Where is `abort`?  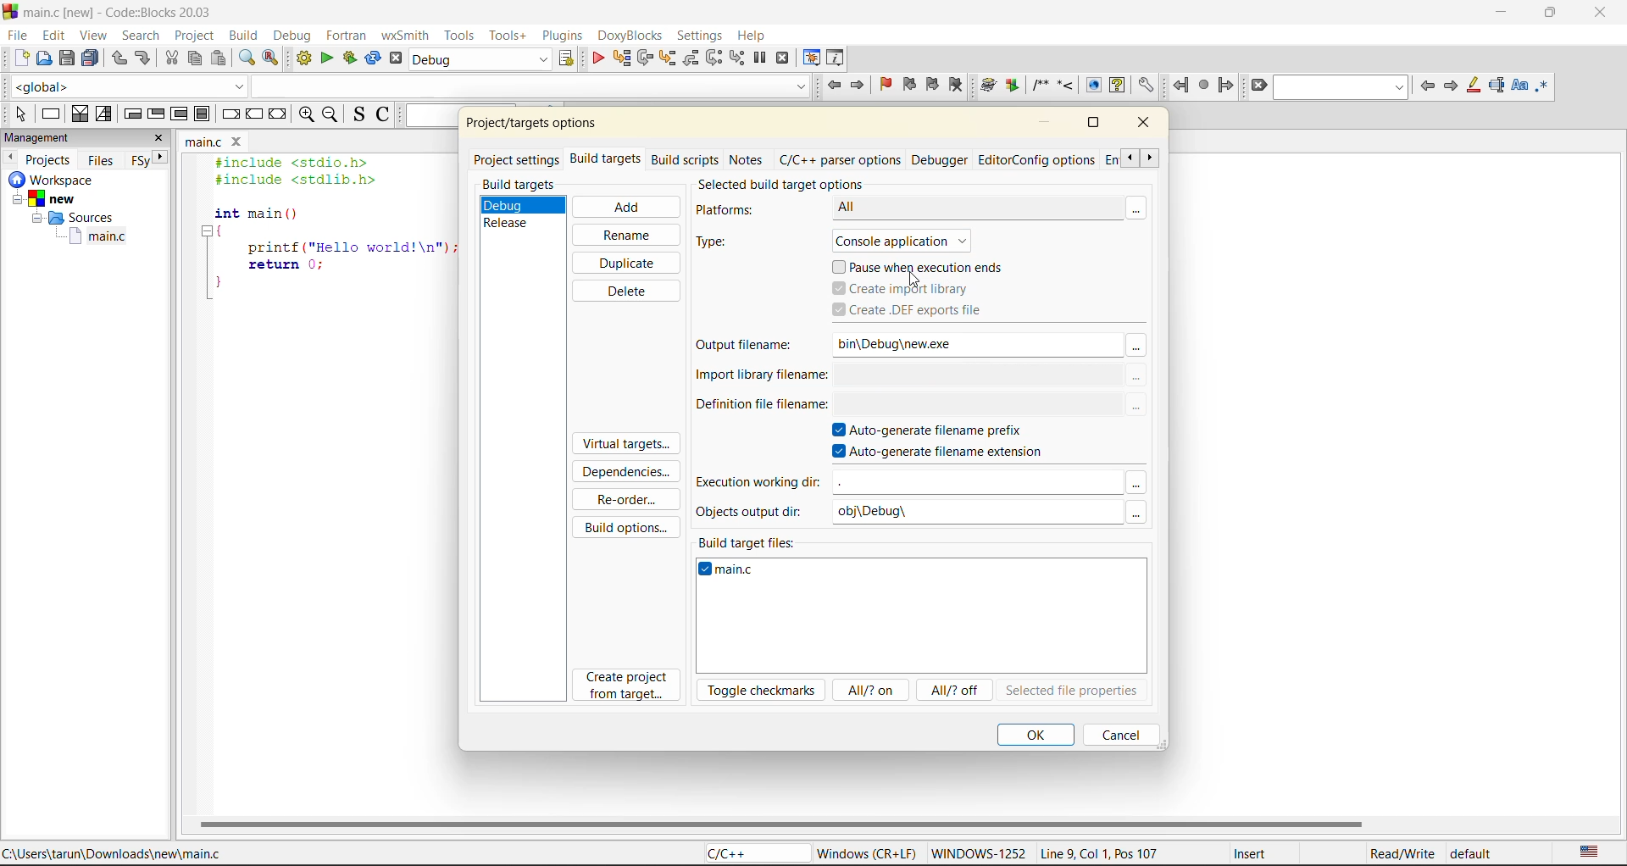 abort is located at coordinates (395, 59).